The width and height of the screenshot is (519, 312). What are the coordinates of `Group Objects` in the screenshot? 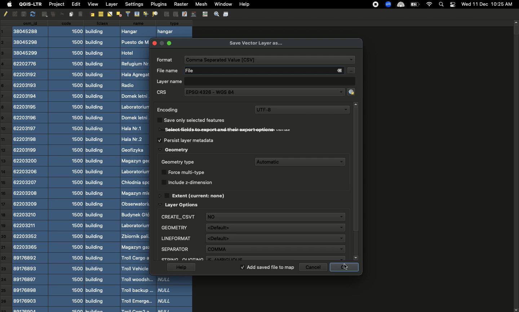 It's located at (166, 14).